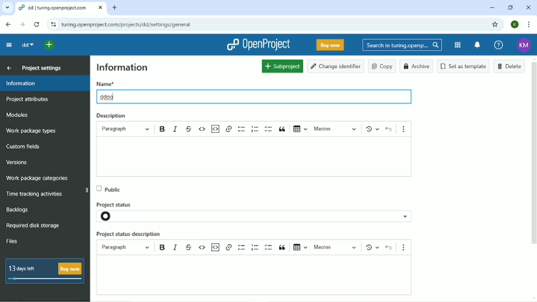 Image resolution: width=537 pixels, height=302 pixels. Describe the element at coordinates (215, 129) in the screenshot. I see `Insert code snippet` at that location.